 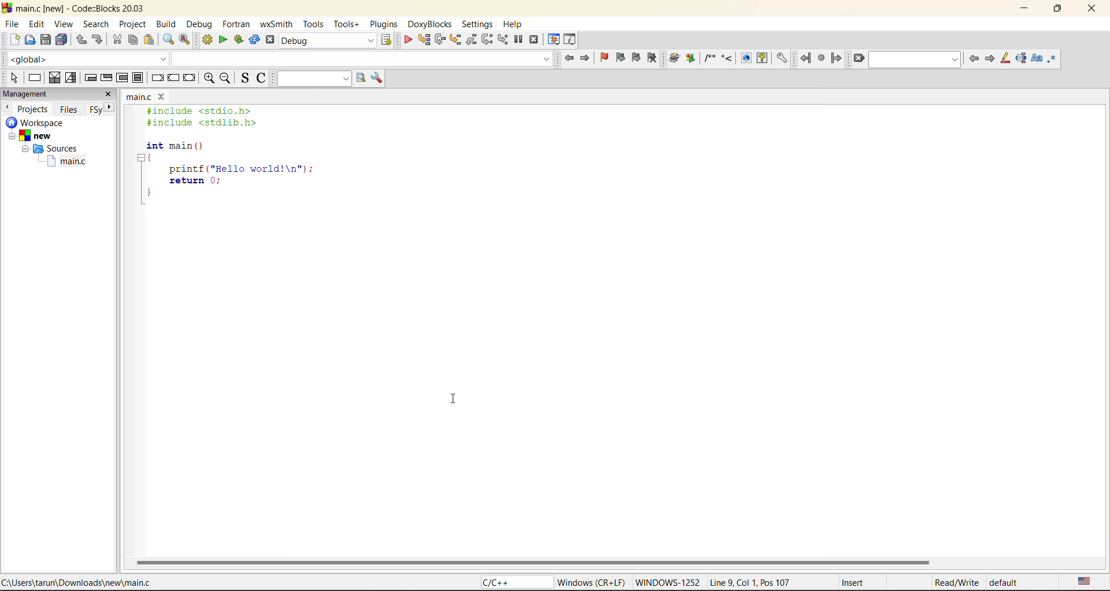 What do you see at coordinates (201, 24) in the screenshot?
I see `debug` at bounding box center [201, 24].